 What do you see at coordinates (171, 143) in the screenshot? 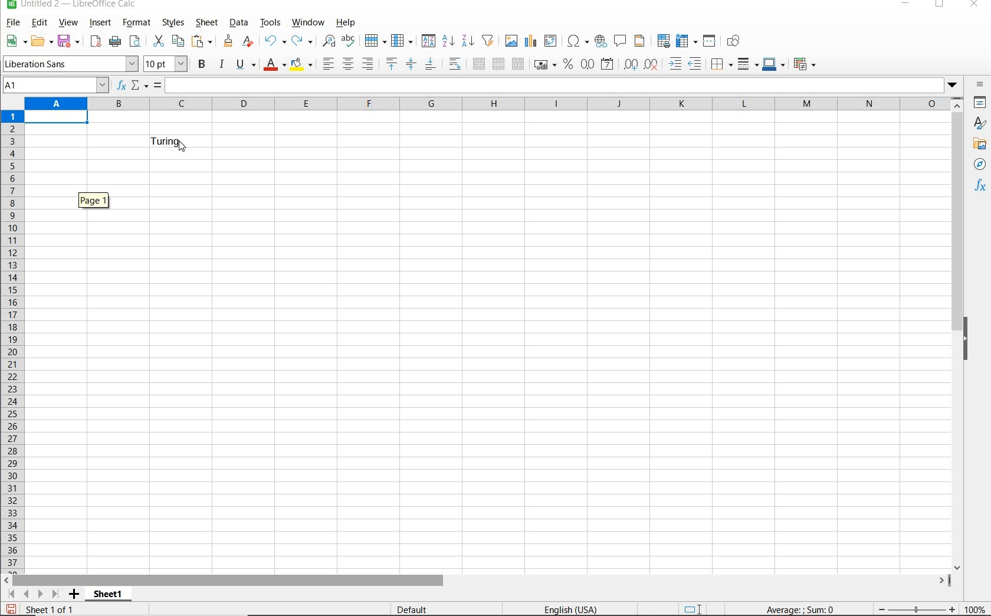
I see `TEXT` at bounding box center [171, 143].